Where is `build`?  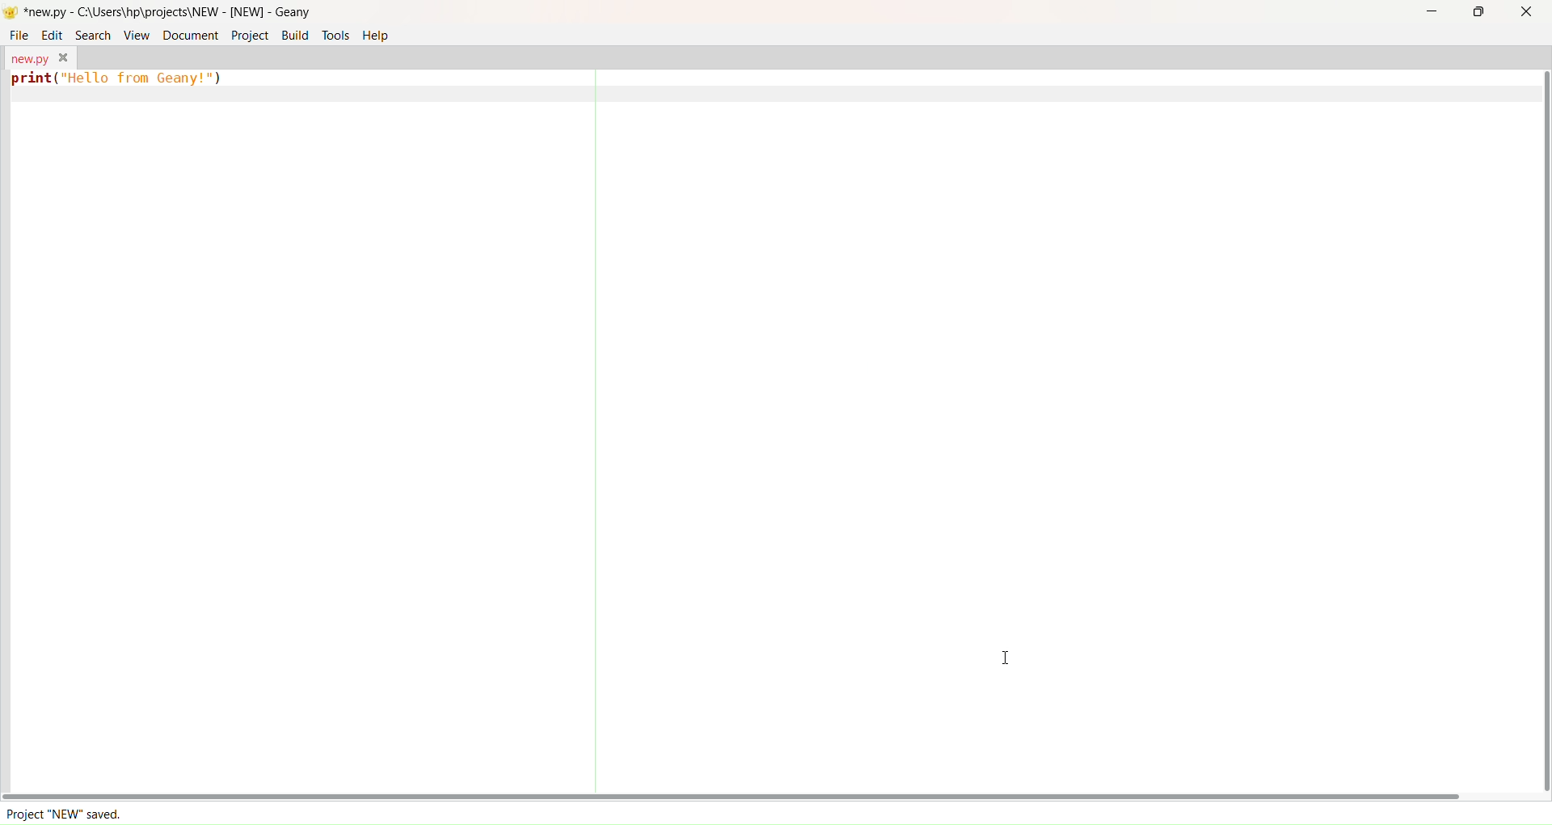
build is located at coordinates (295, 35).